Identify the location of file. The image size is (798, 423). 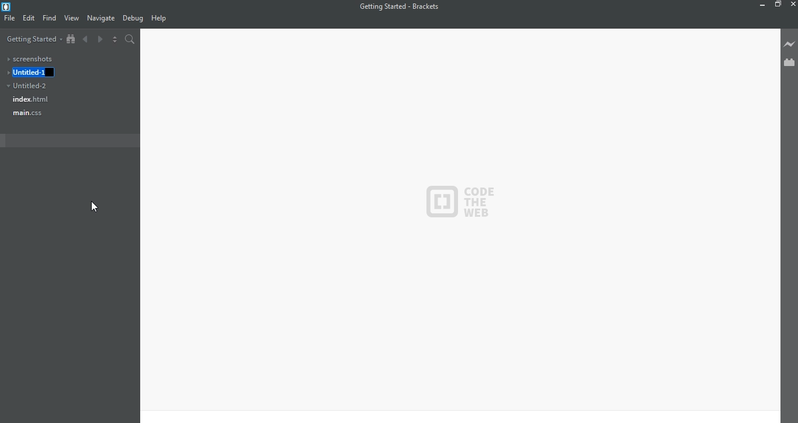
(10, 19).